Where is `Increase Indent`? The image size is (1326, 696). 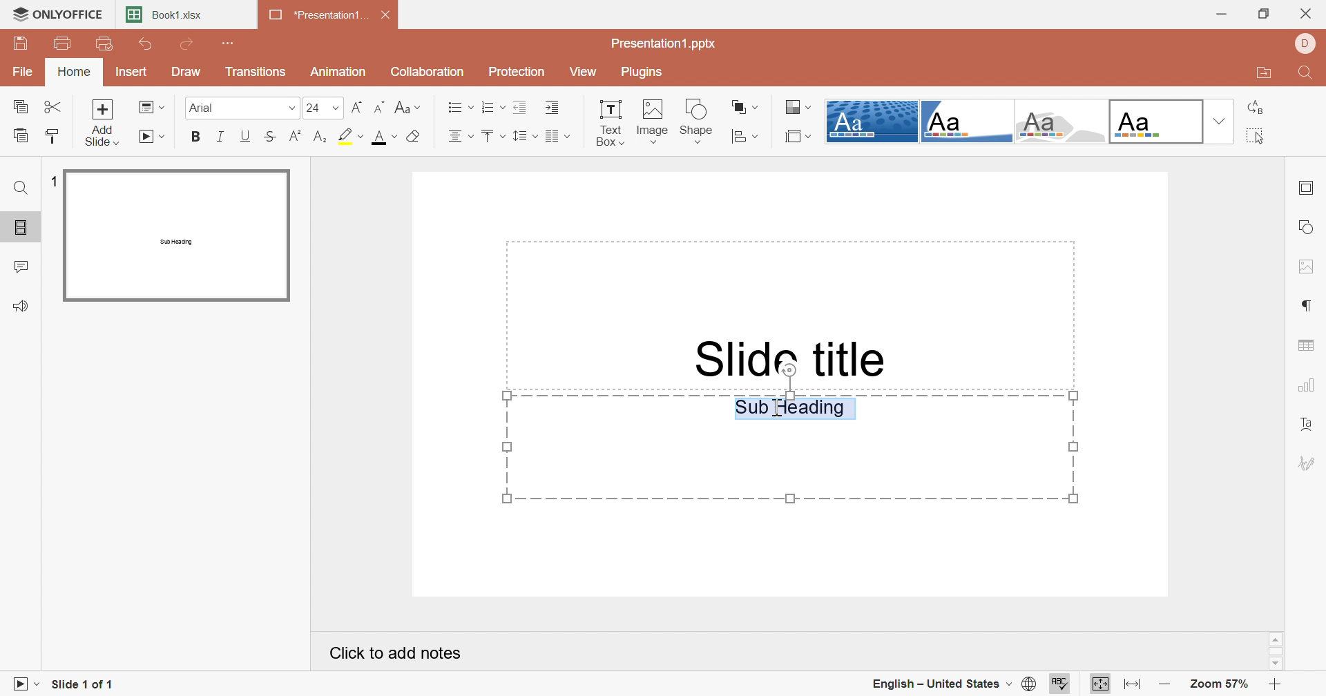
Increase Indent is located at coordinates (552, 106).